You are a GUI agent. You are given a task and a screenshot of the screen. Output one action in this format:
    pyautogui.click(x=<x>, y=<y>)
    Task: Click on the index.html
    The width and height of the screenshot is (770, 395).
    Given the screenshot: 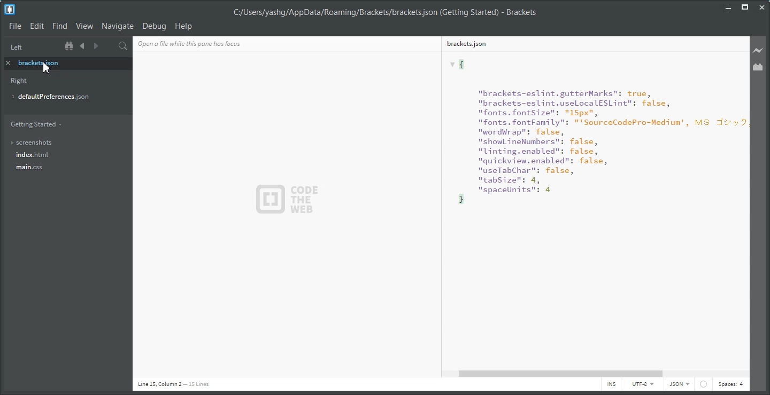 What is the action you would take?
    pyautogui.click(x=66, y=155)
    